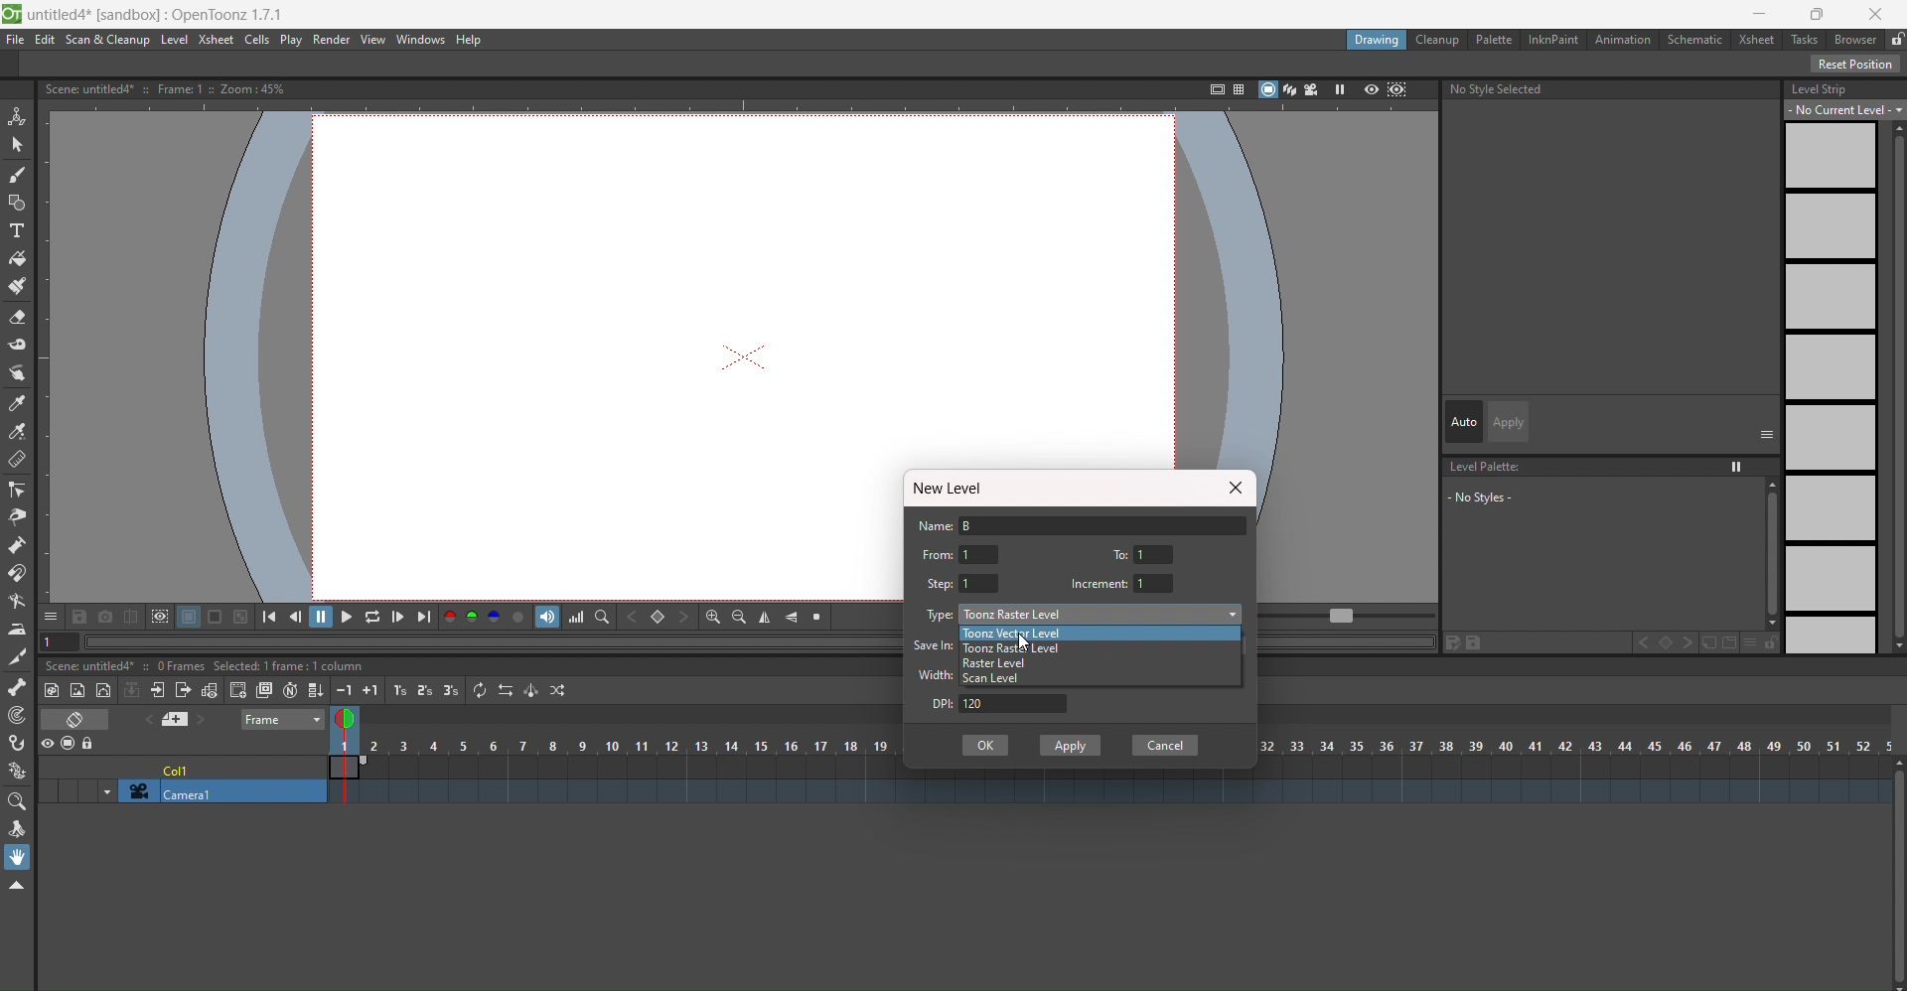  What do you see at coordinates (1624, 40) in the screenshot?
I see `animation` at bounding box center [1624, 40].